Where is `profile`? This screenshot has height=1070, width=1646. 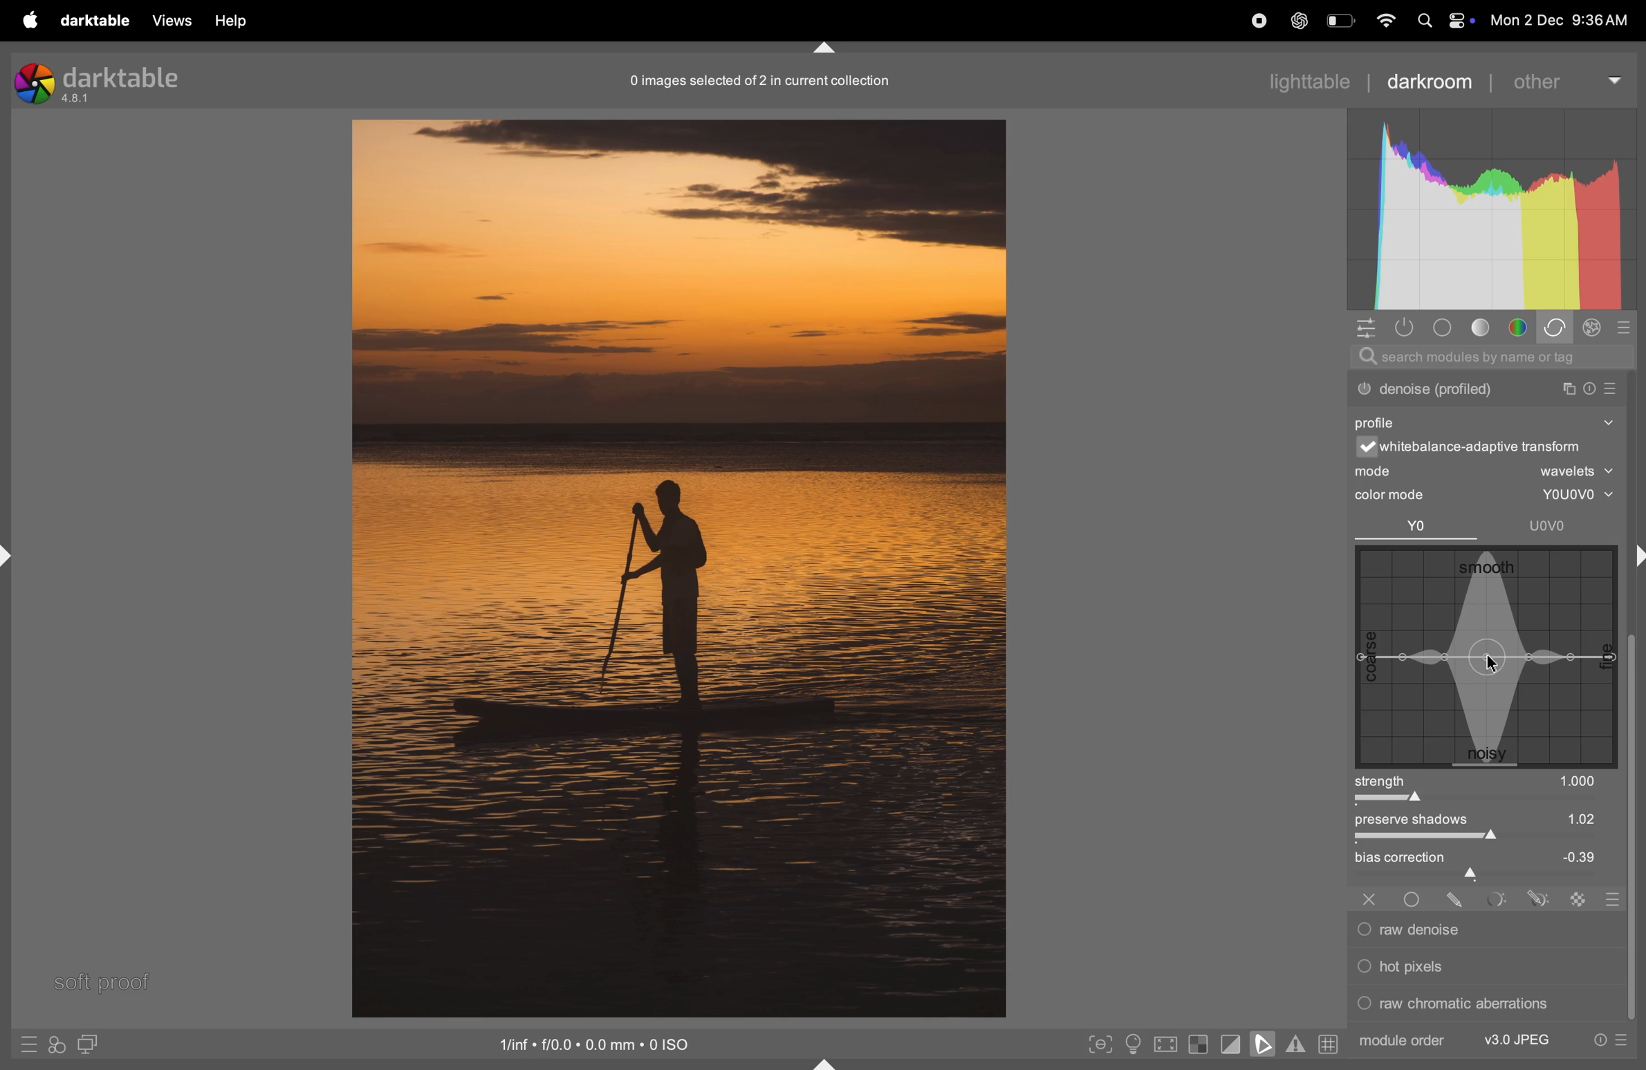 profile is located at coordinates (1382, 420).